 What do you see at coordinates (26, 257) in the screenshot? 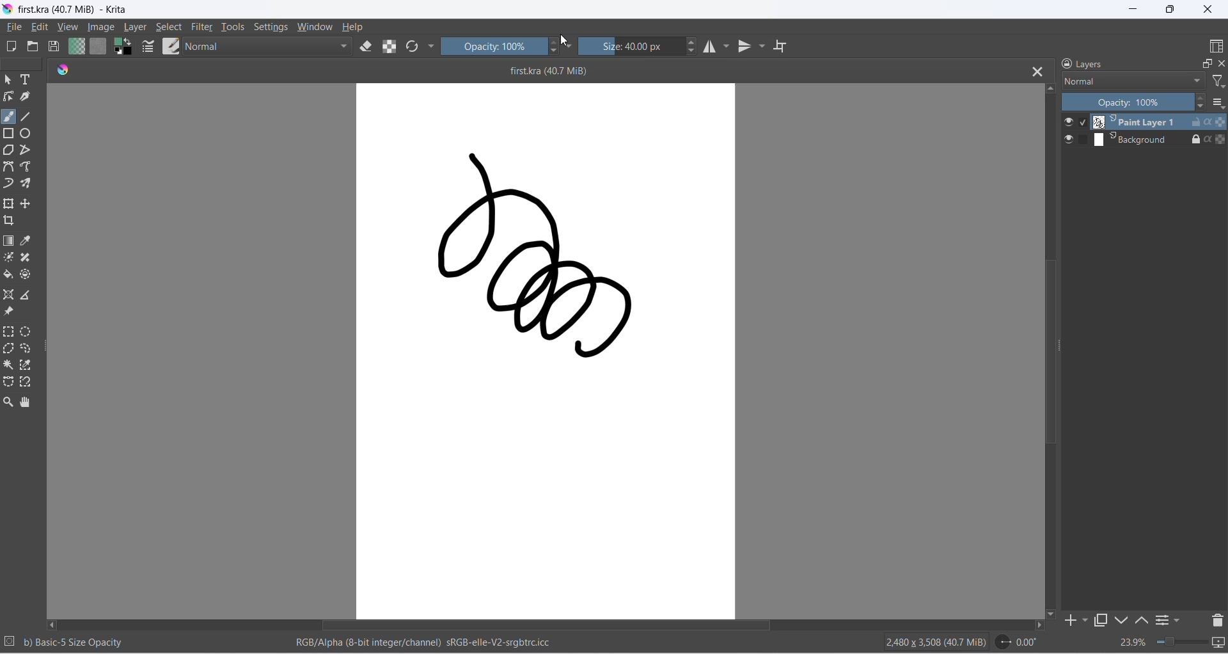
I see `smart patch tool` at bounding box center [26, 257].